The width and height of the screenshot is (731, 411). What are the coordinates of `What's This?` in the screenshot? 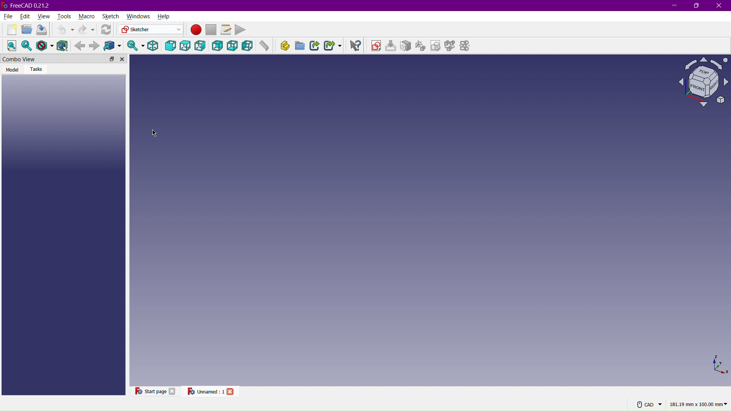 It's located at (354, 45).